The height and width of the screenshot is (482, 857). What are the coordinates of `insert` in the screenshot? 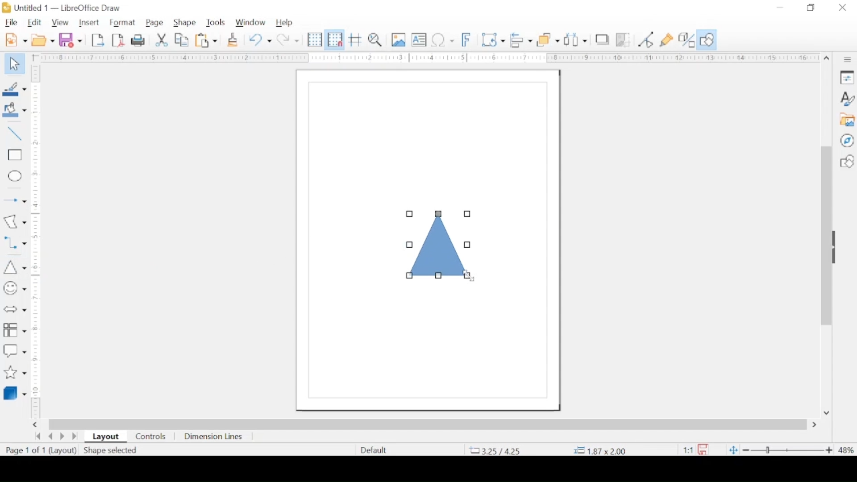 It's located at (90, 23).